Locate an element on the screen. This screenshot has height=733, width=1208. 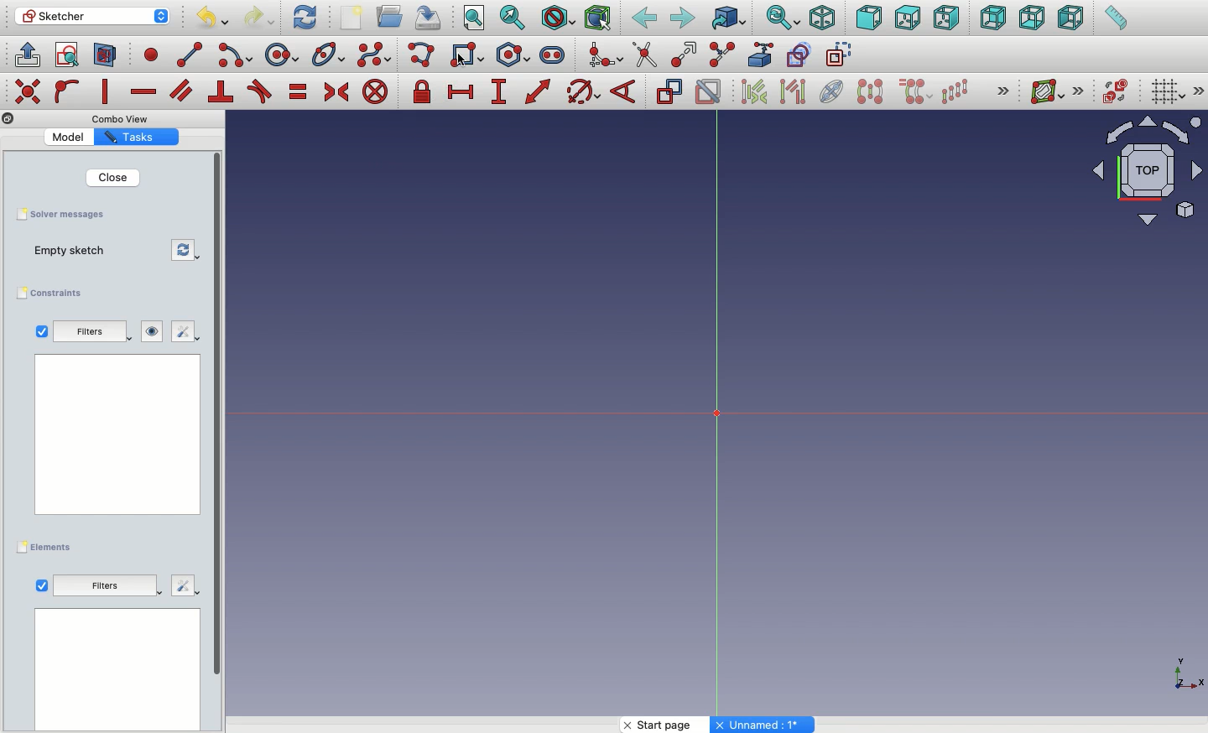
Combo View is located at coordinates (121, 118).